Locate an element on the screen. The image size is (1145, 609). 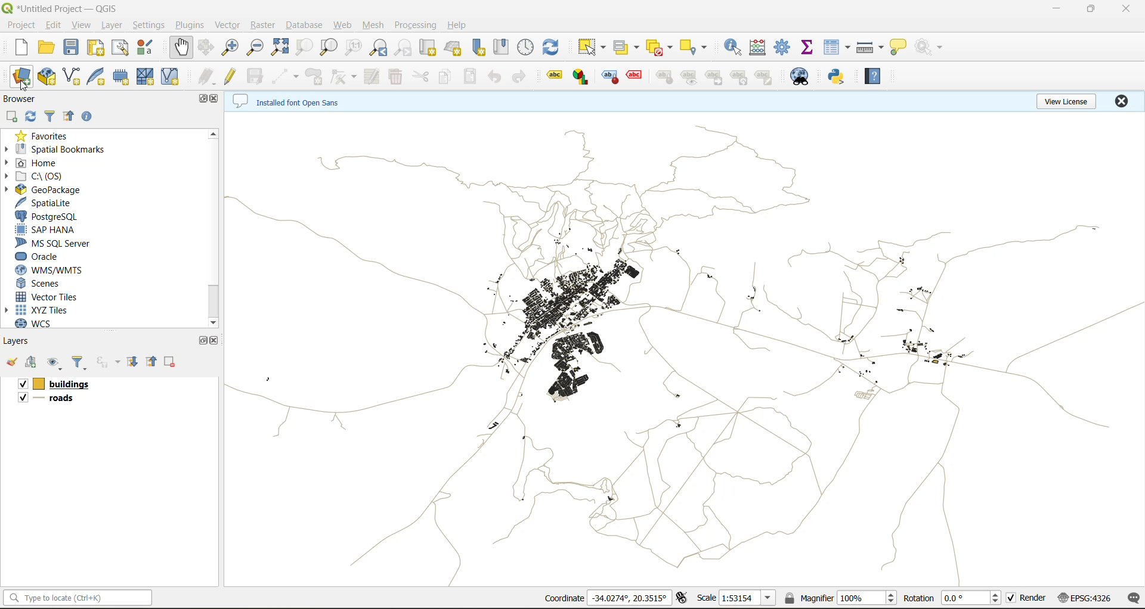
save edits is located at coordinates (257, 77).